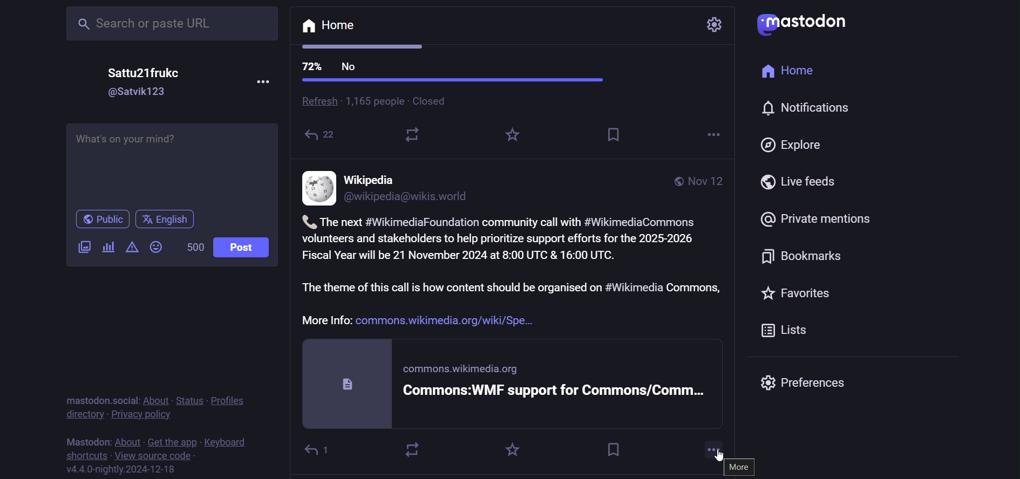 The height and width of the screenshot is (479, 1020). I want to click on mastodon, so click(84, 441).